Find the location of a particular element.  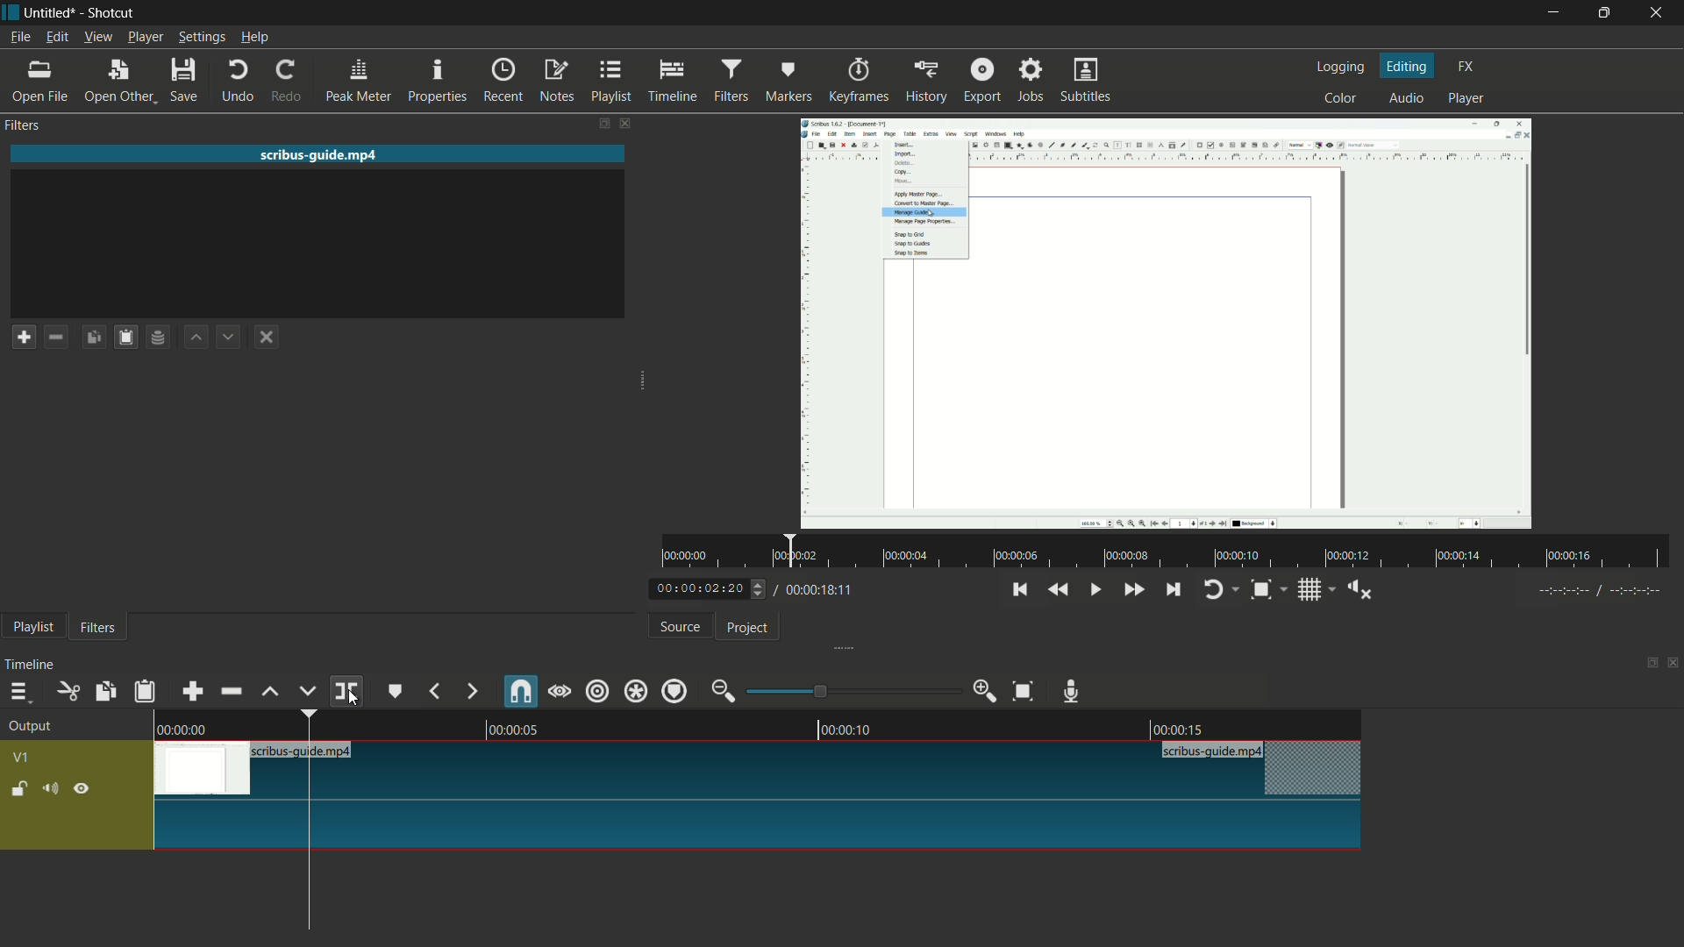

previous marker is located at coordinates (435, 690).